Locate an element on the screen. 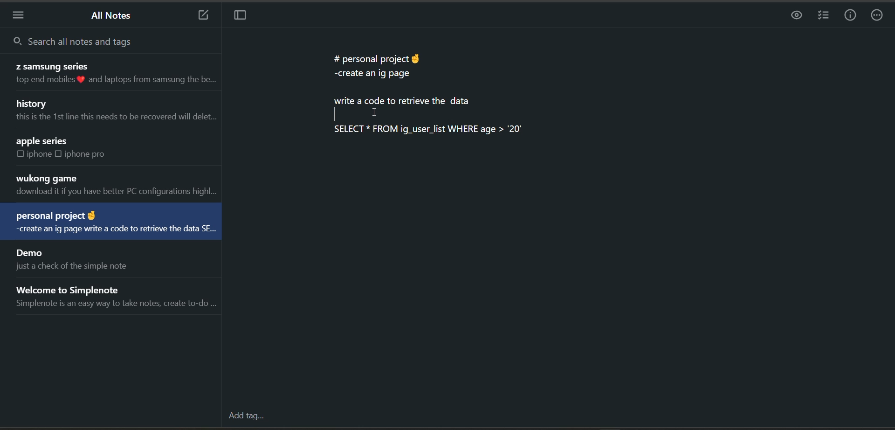 The height and width of the screenshot is (430, 895). all notes is located at coordinates (112, 17).